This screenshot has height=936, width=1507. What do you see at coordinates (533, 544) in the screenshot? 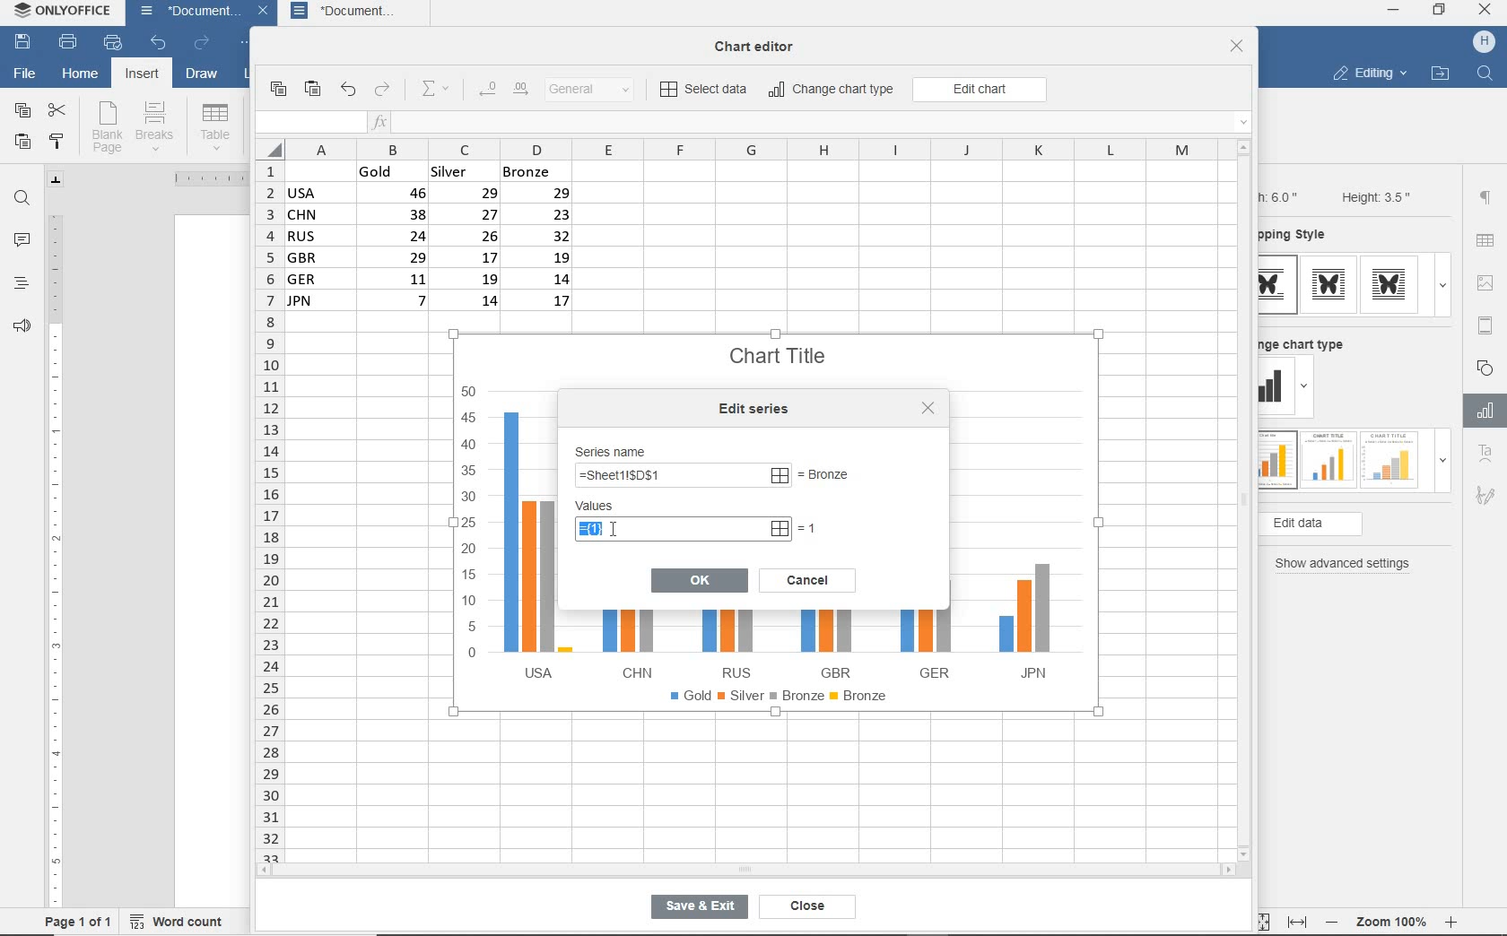
I see `USA` at bounding box center [533, 544].